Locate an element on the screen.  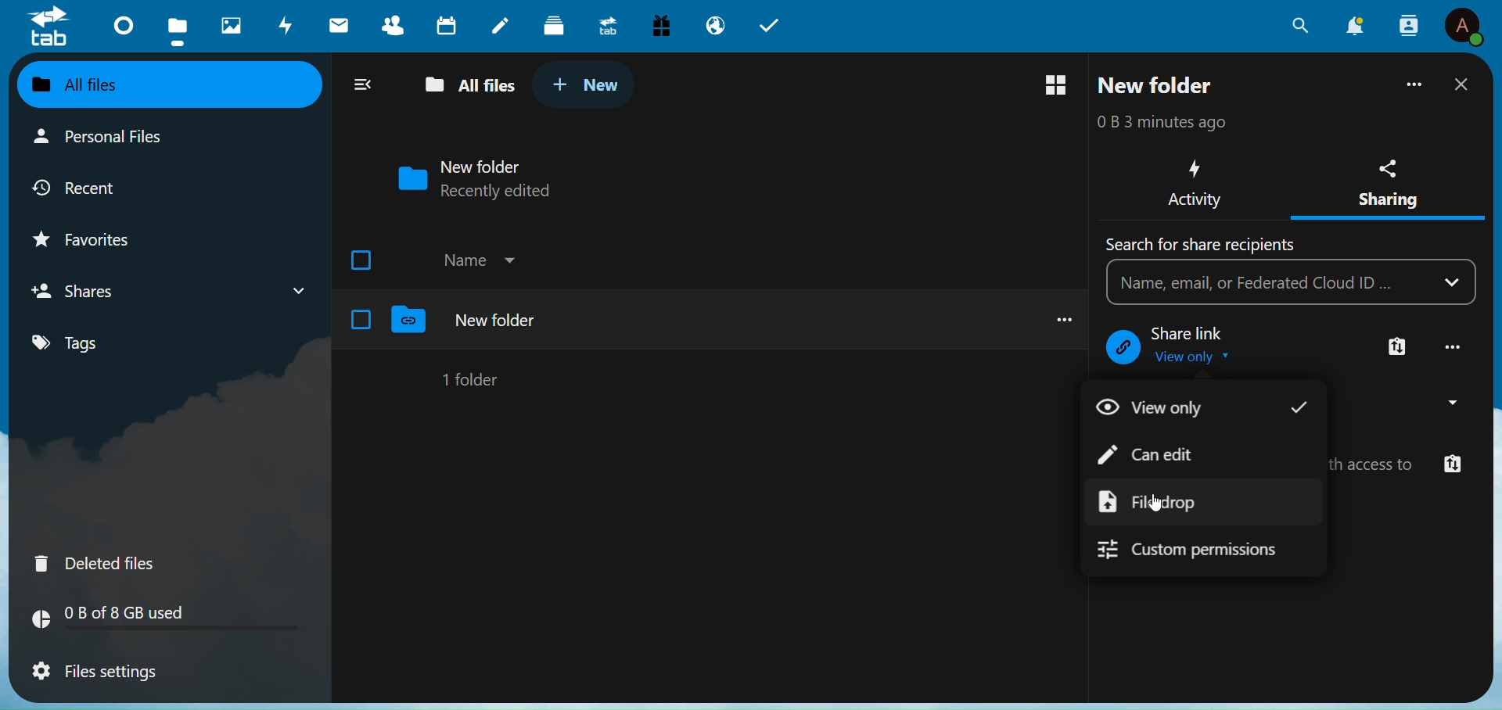
Switch to grid view is located at coordinates (1057, 85).